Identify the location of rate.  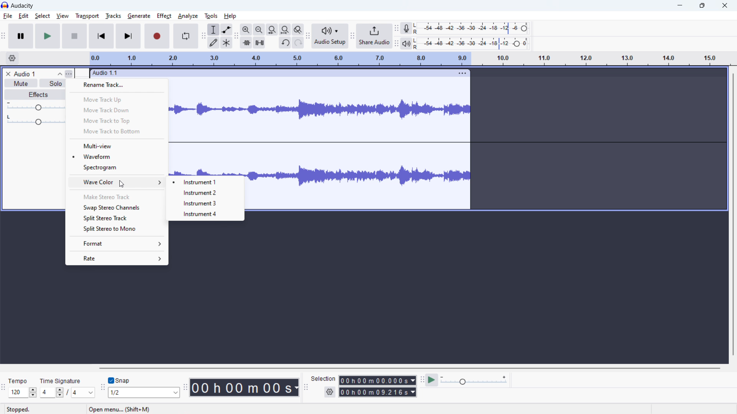
(116, 259).